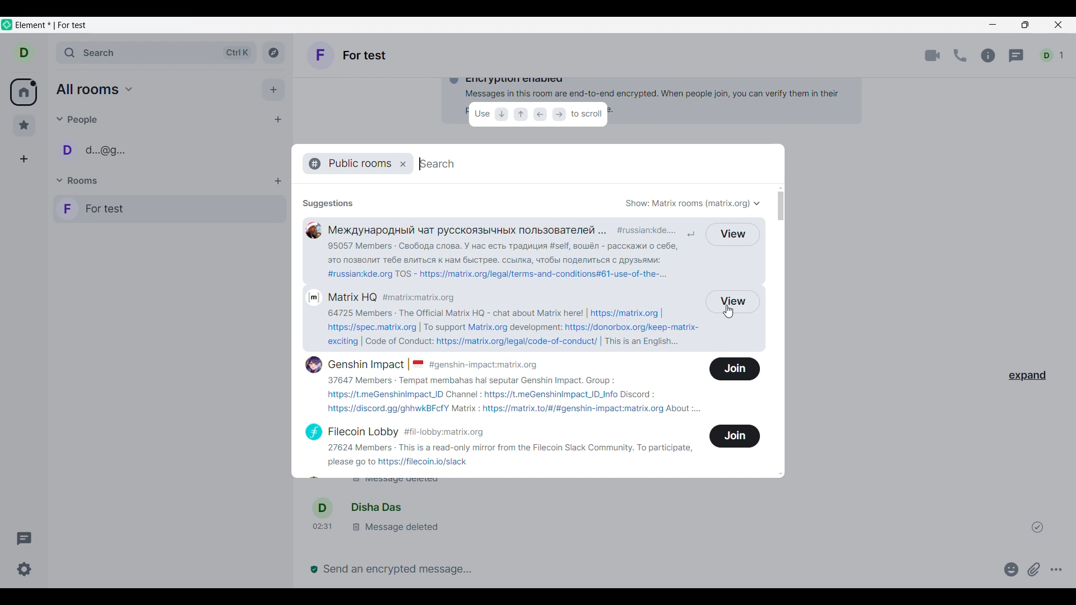 Image resolution: width=1076 pixels, height=605 pixels. What do you see at coordinates (646, 342) in the screenshot?
I see `this is an english...` at bounding box center [646, 342].